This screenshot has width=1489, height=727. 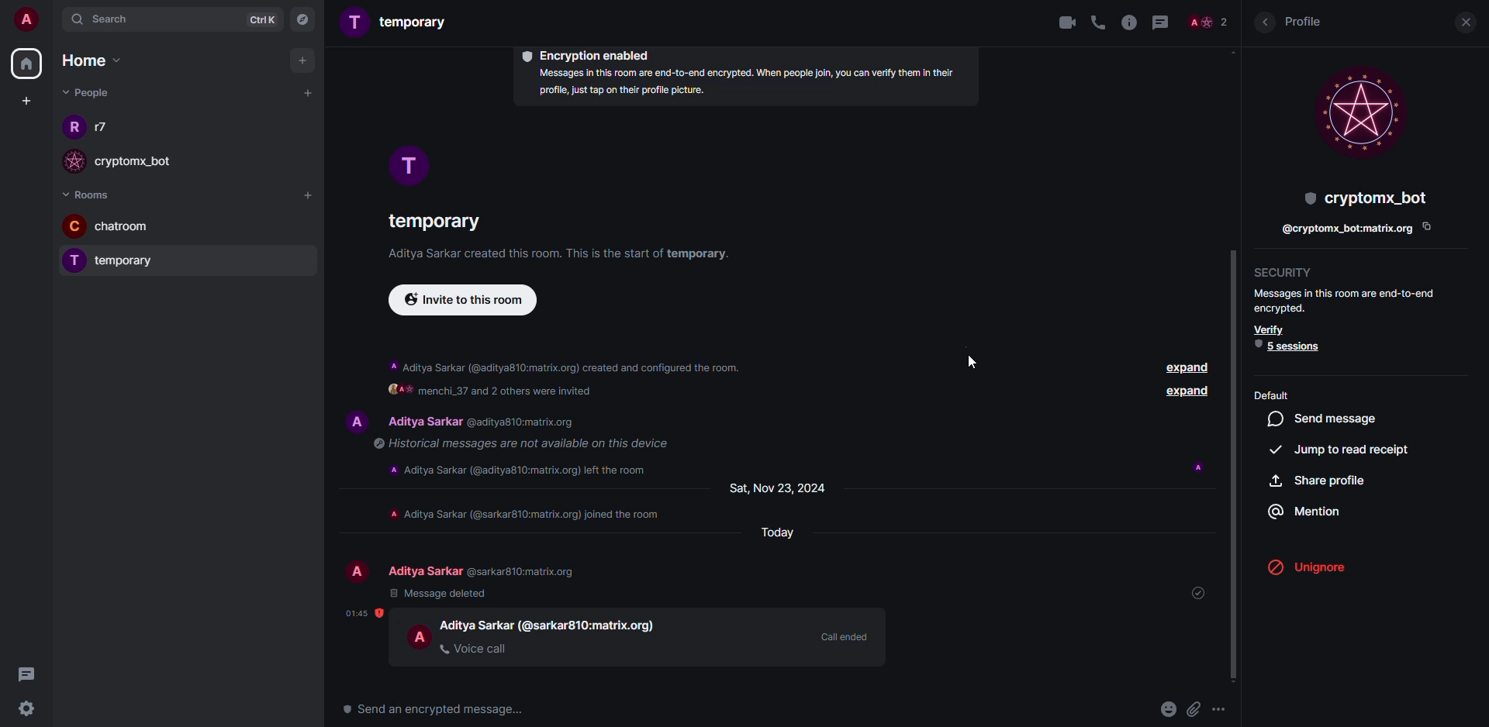 I want to click on info, so click(x=566, y=363).